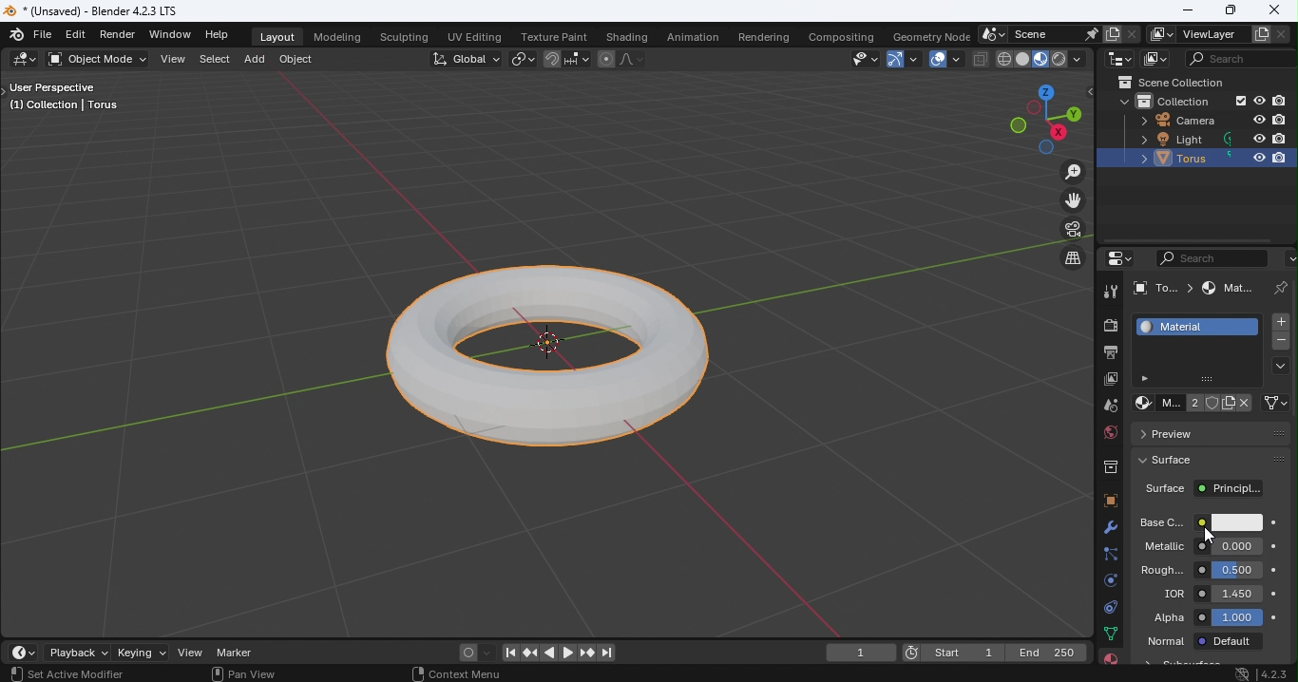 The width and height of the screenshot is (1298, 682). I want to click on Editor type, so click(27, 60).